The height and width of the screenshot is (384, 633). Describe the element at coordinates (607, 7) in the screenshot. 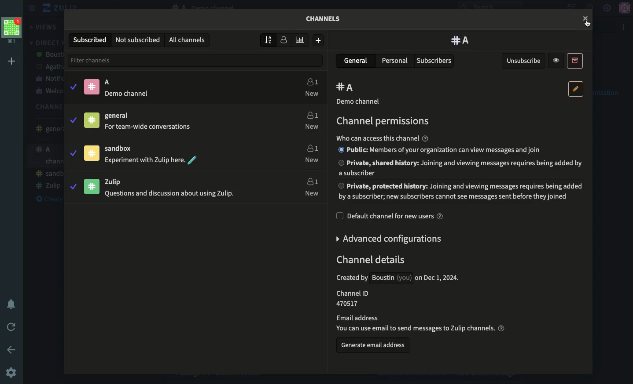

I see `Settings` at that location.